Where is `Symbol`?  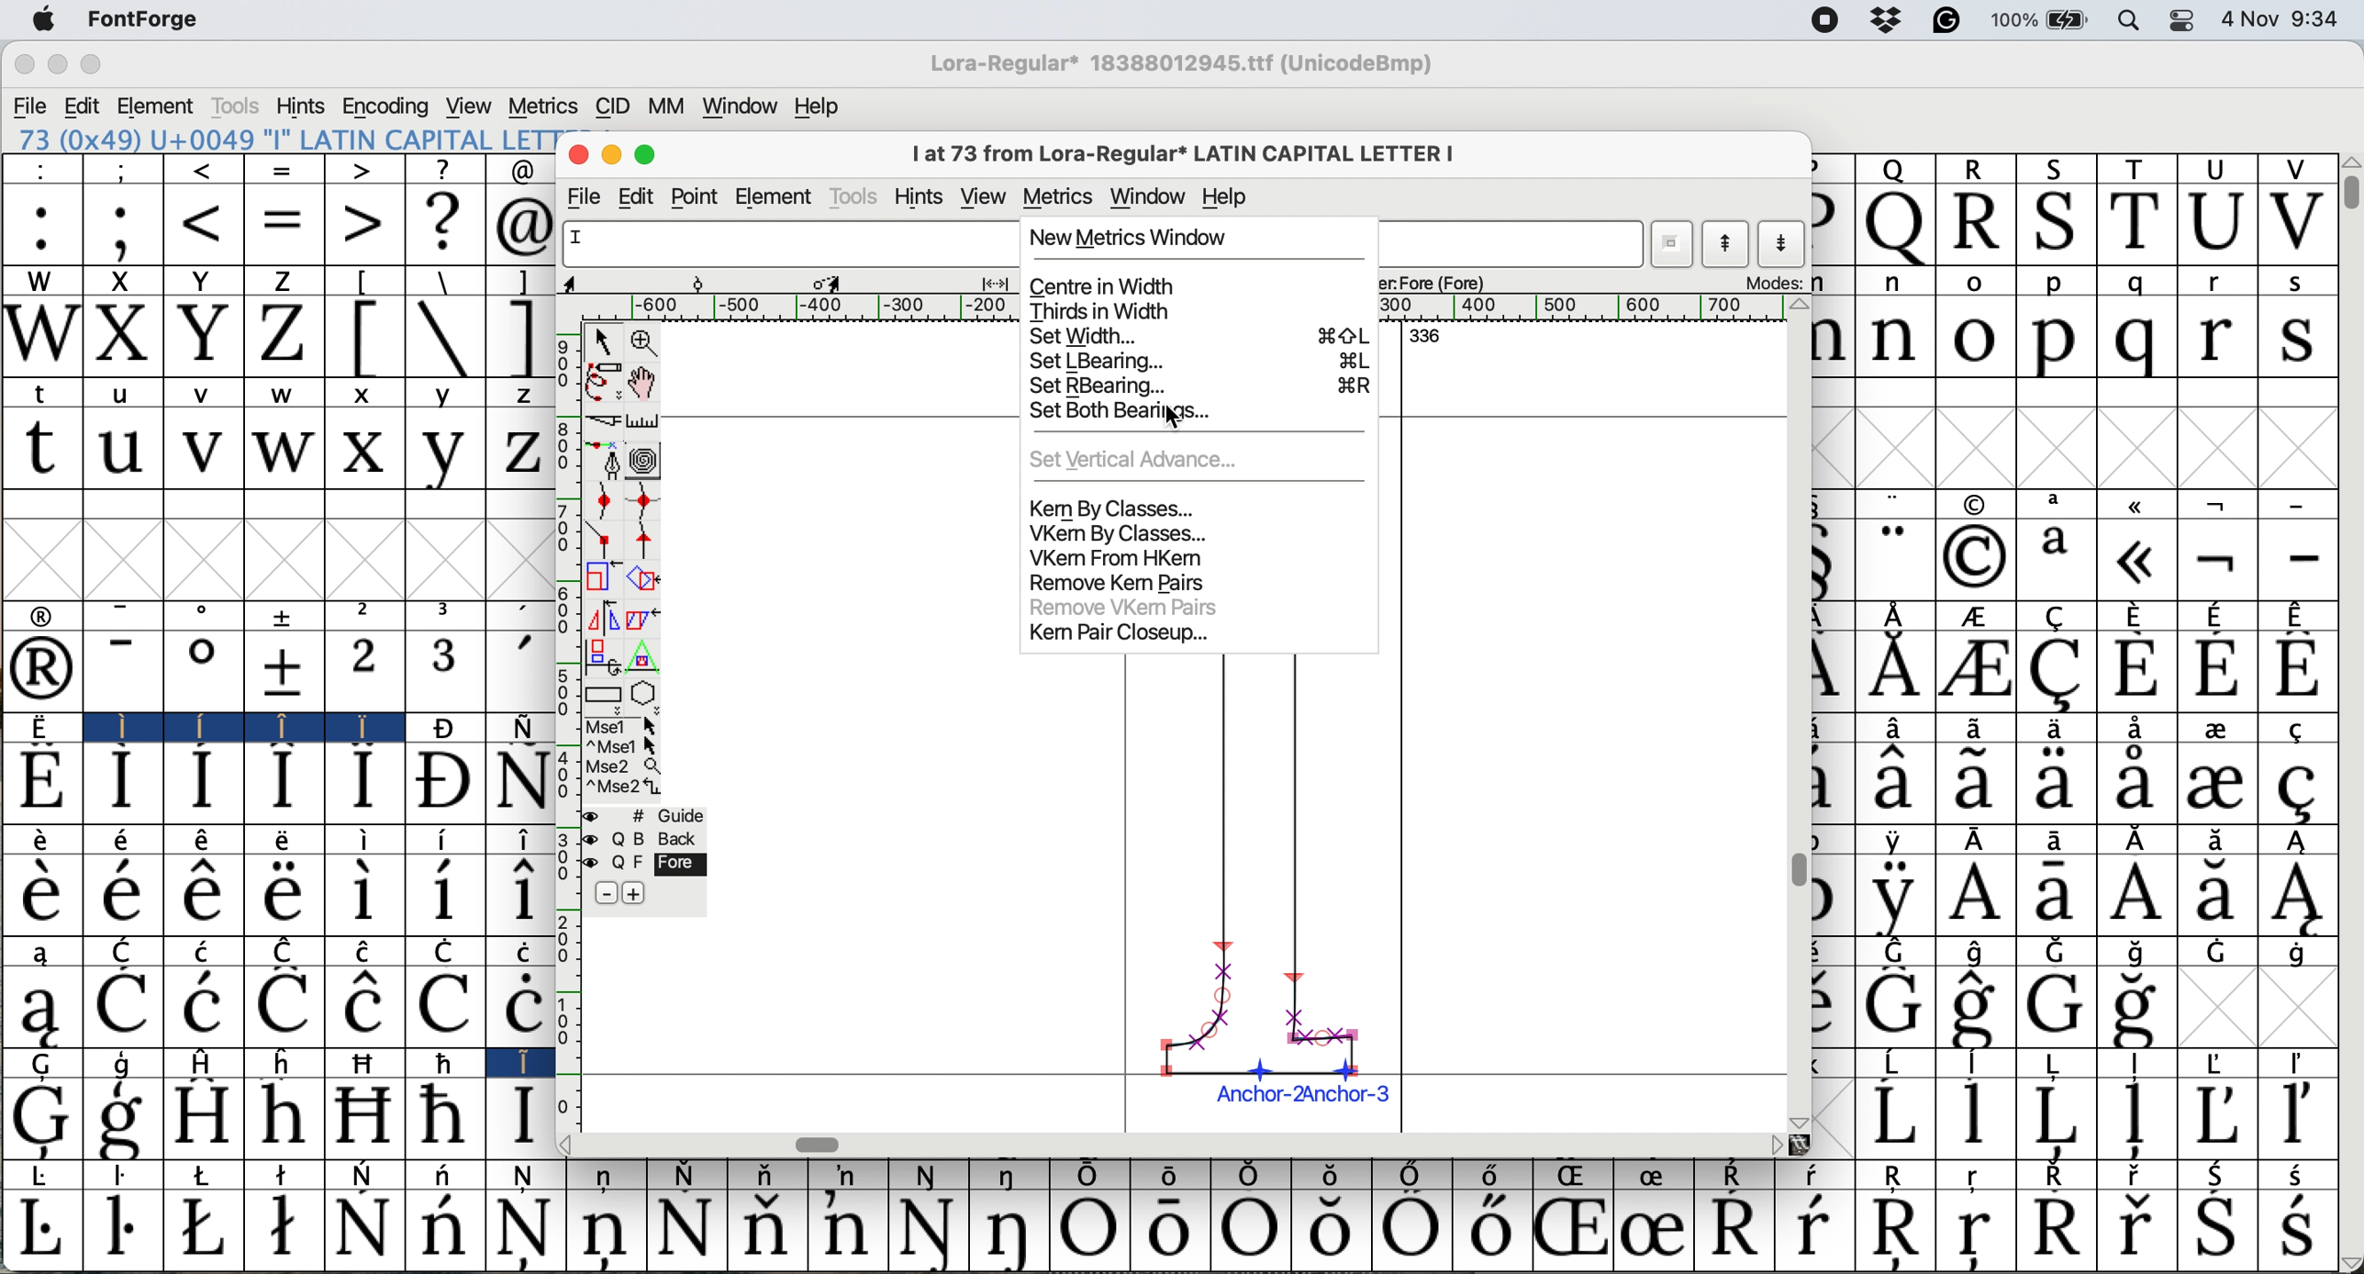
Symbol is located at coordinates (2218, 670).